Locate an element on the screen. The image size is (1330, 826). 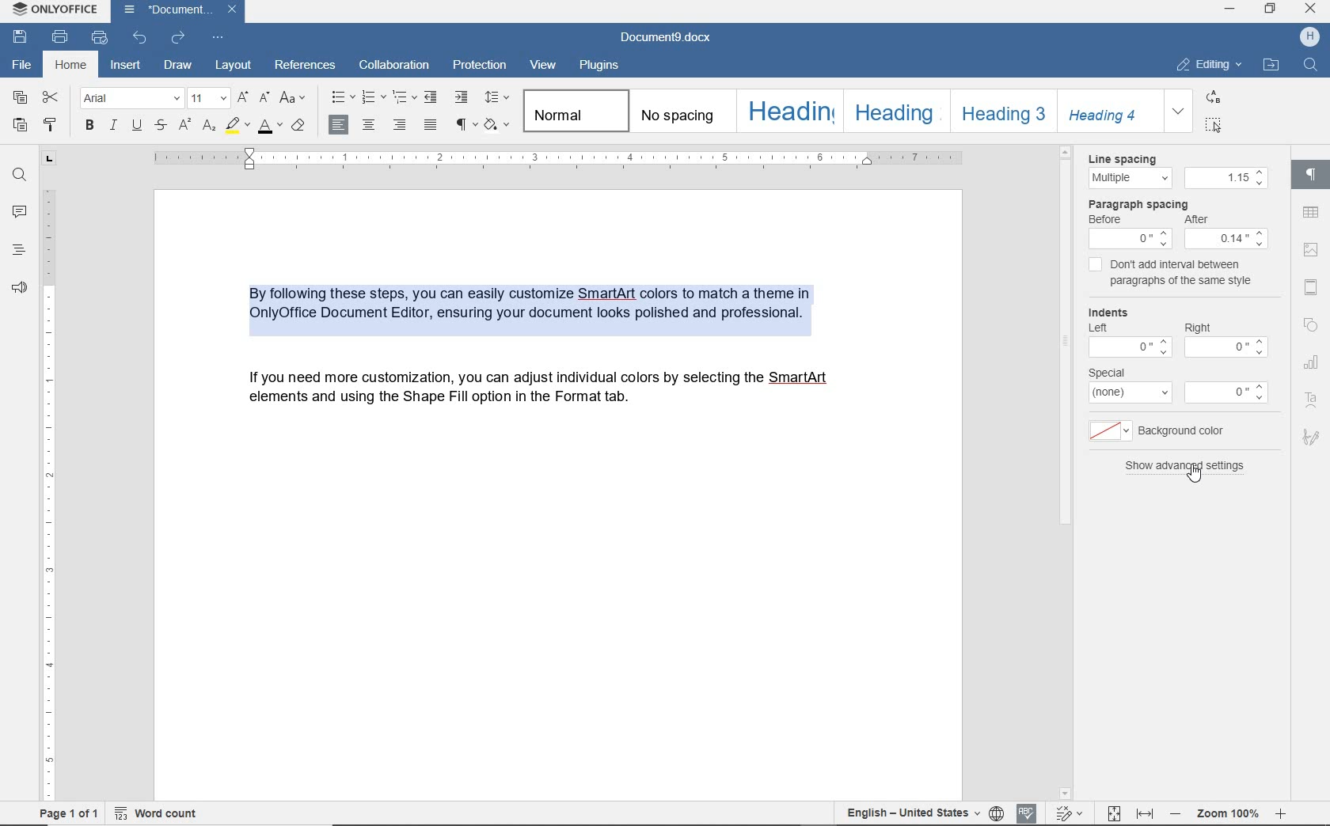
heading 1 is located at coordinates (788, 110).